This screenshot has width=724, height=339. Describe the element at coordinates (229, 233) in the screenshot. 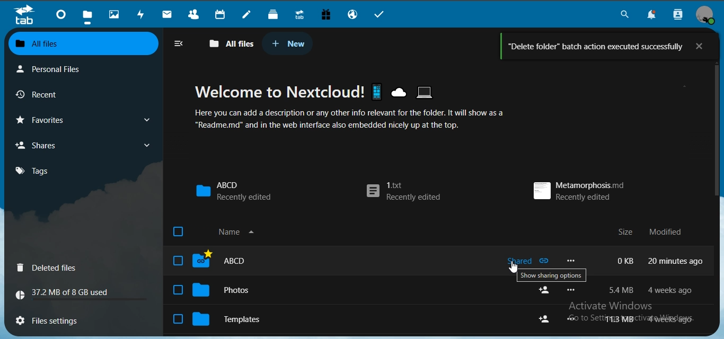

I see `text` at that location.